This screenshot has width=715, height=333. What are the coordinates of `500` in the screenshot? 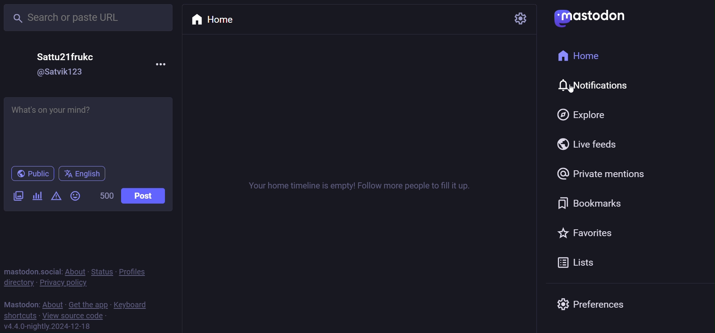 It's located at (105, 195).